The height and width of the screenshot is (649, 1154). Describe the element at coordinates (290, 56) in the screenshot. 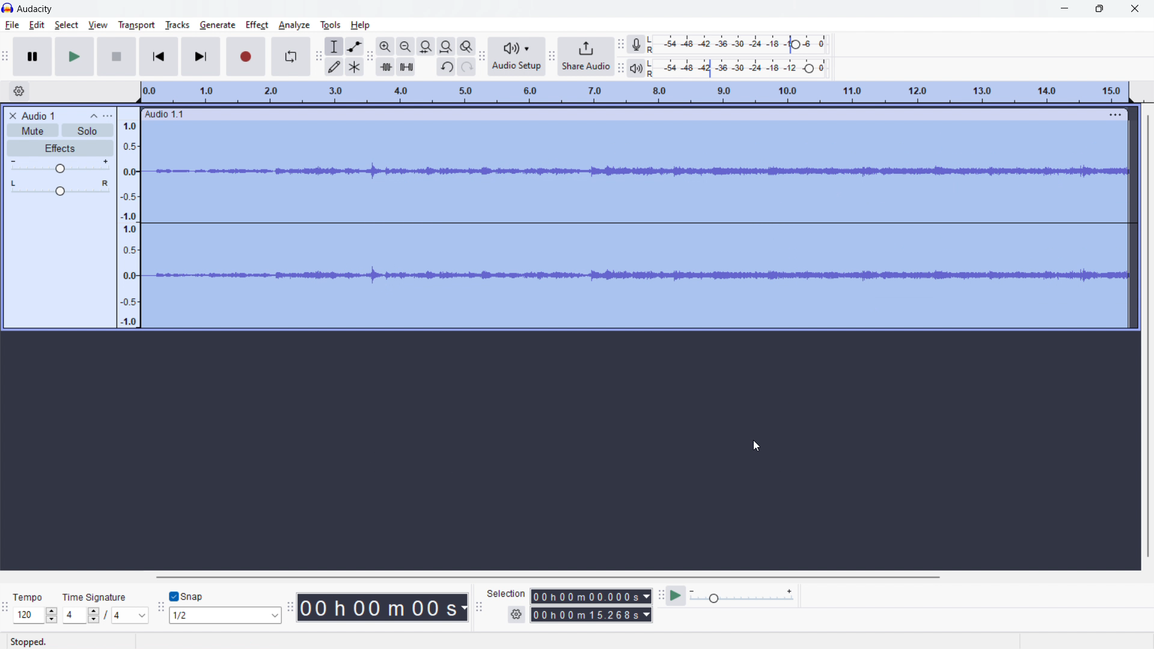

I see `enable looping` at that location.